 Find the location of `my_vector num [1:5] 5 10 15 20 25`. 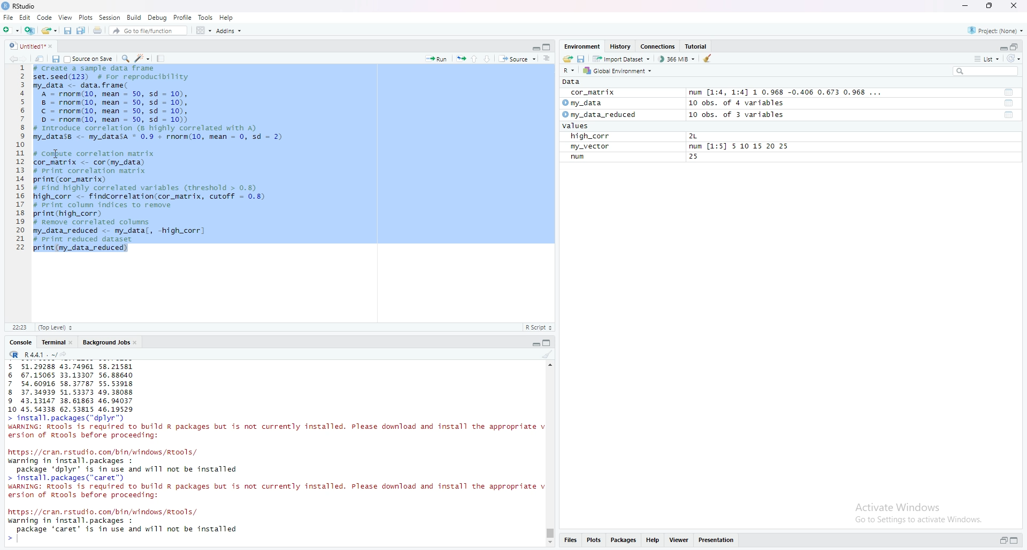

my_vector num [1:5] 5 10 15 20 25 is located at coordinates (680, 147).